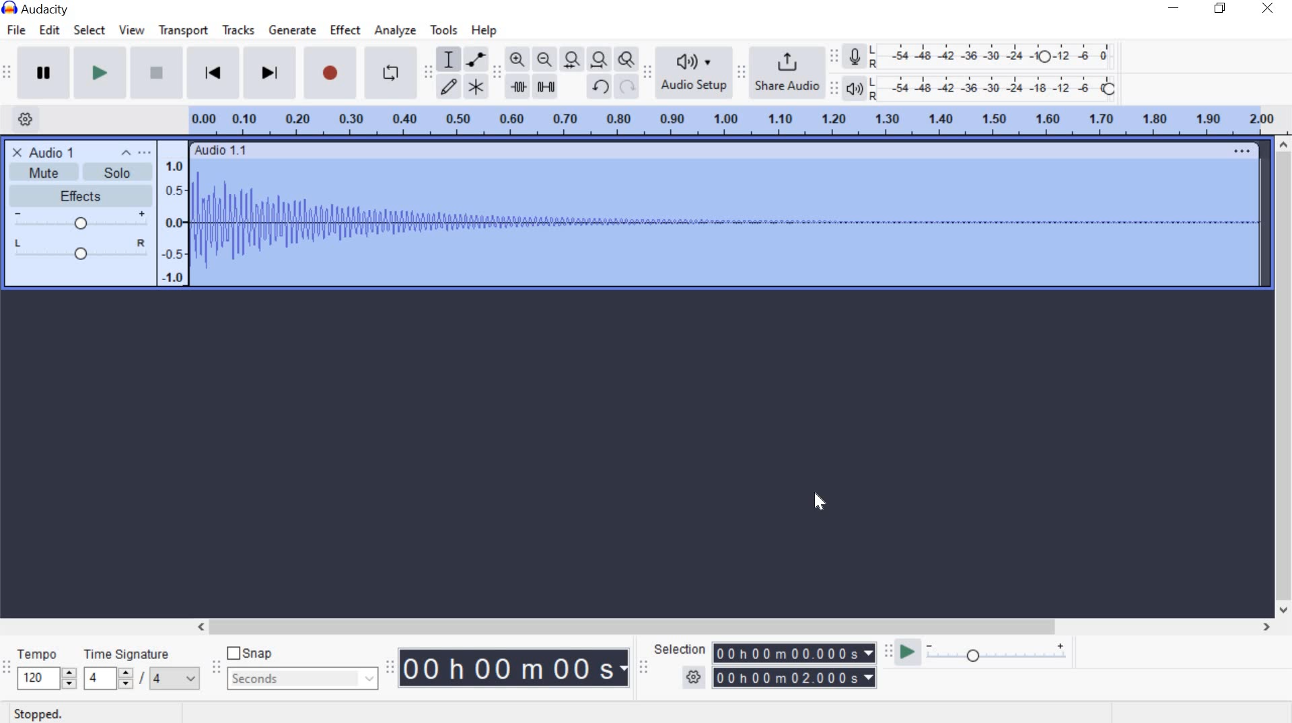 Image resolution: width=1292 pixels, height=723 pixels. I want to click on Pause, so click(43, 71).